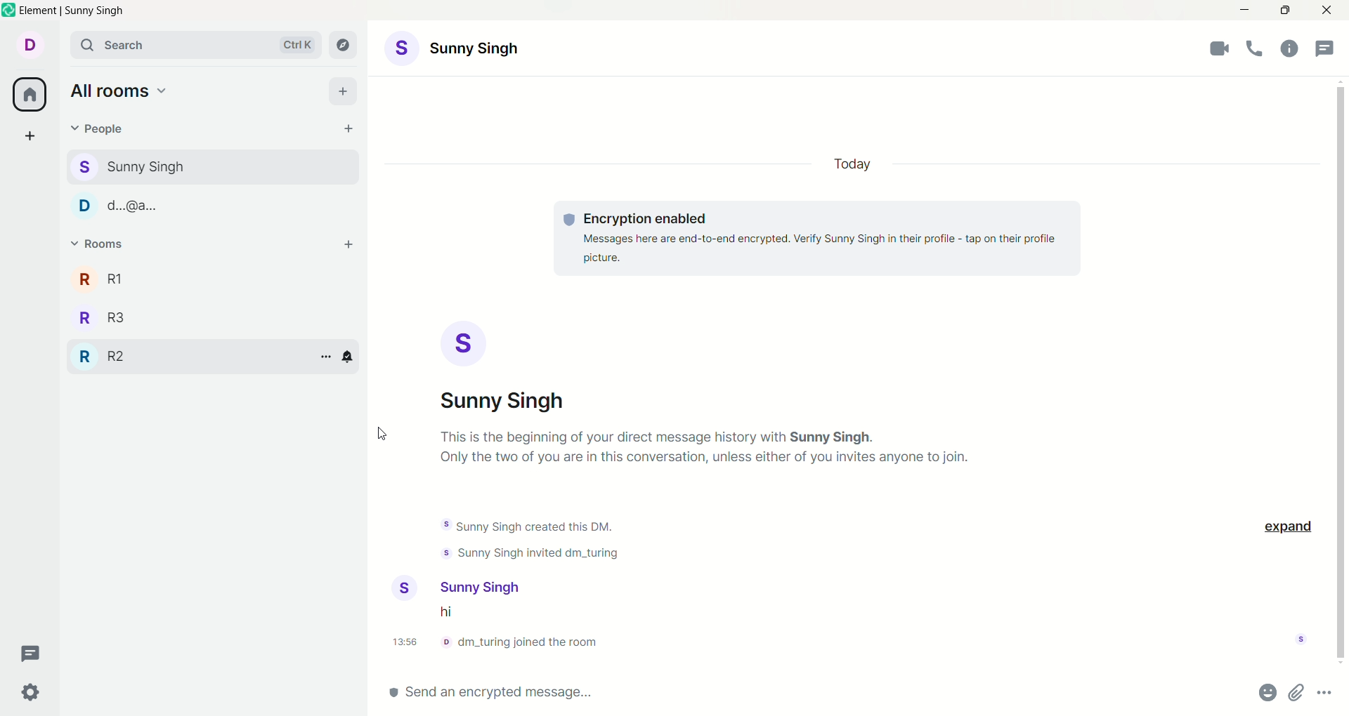 Image resolution: width=1349 pixels, height=716 pixels. Describe the element at coordinates (1329, 12) in the screenshot. I see `close` at that location.